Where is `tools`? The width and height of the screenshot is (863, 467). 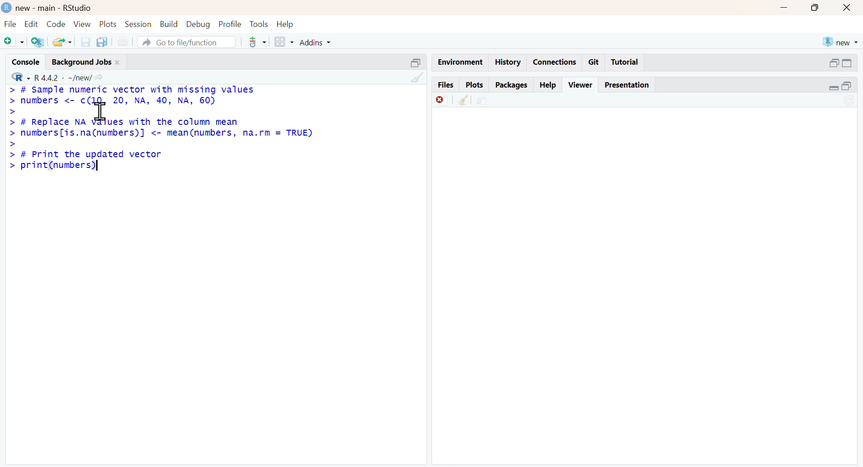 tools is located at coordinates (259, 24).